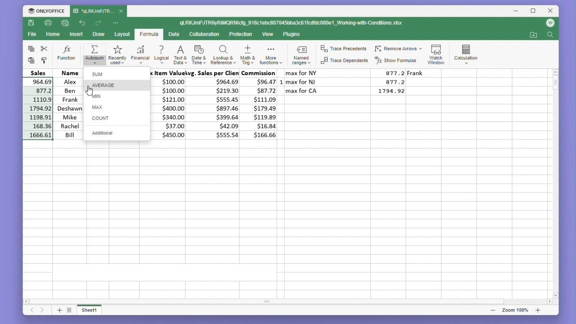 The width and height of the screenshot is (576, 324). What do you see at coordinates (75, 34) in the screenshot?
I see `Insert` at bounding box center [75, 34].